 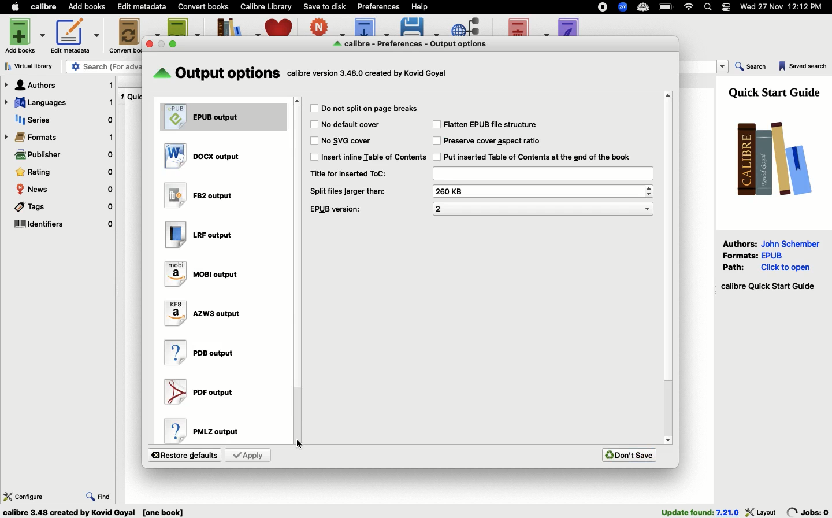 What do you see at coordinates (325, 6) in the screenshot?
I see `Save to disk` at bounding box center [325, 6].